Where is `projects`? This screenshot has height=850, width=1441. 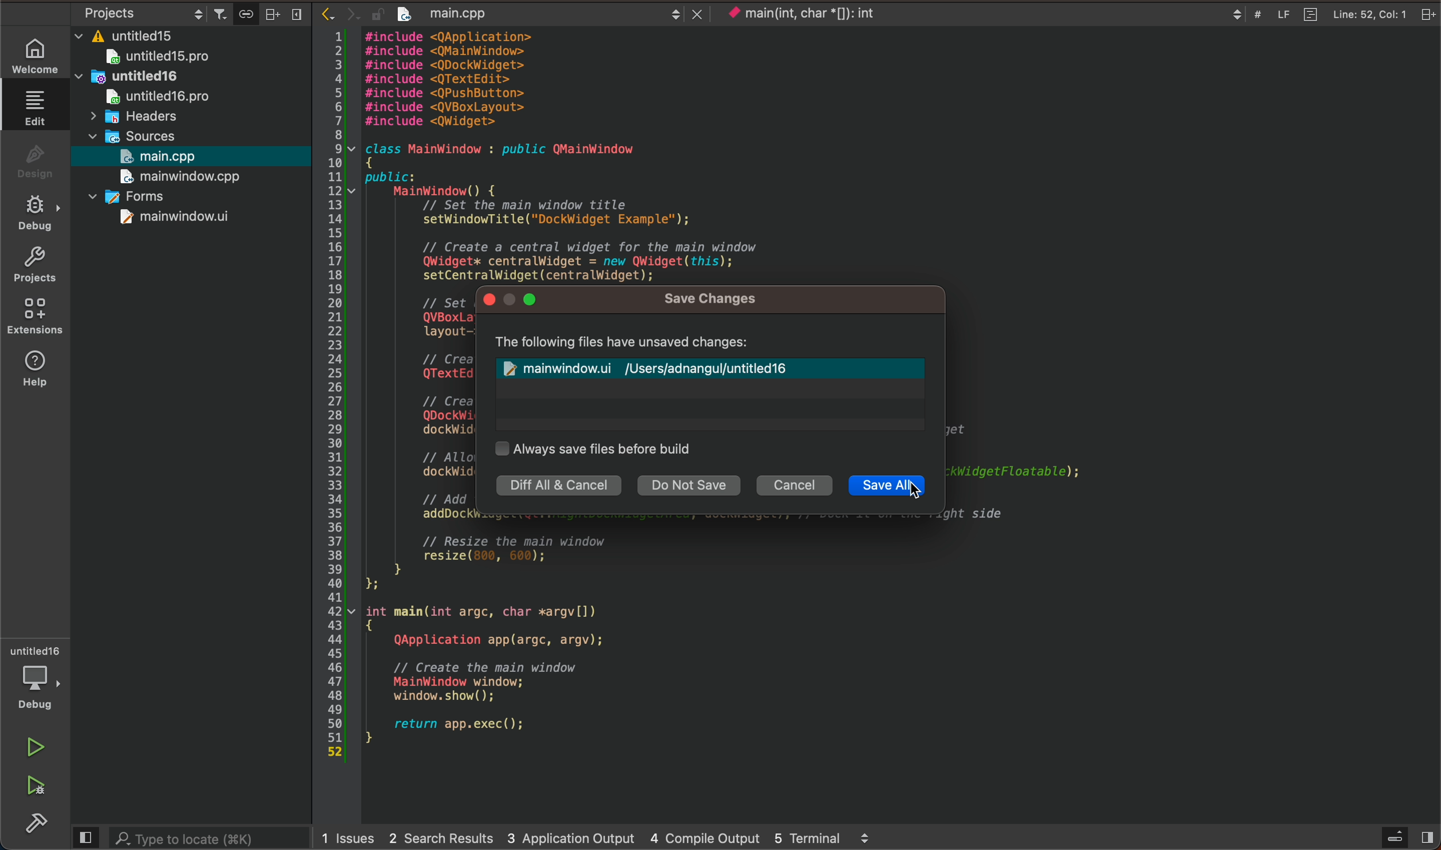
projects is located at coordinates (35, 262).